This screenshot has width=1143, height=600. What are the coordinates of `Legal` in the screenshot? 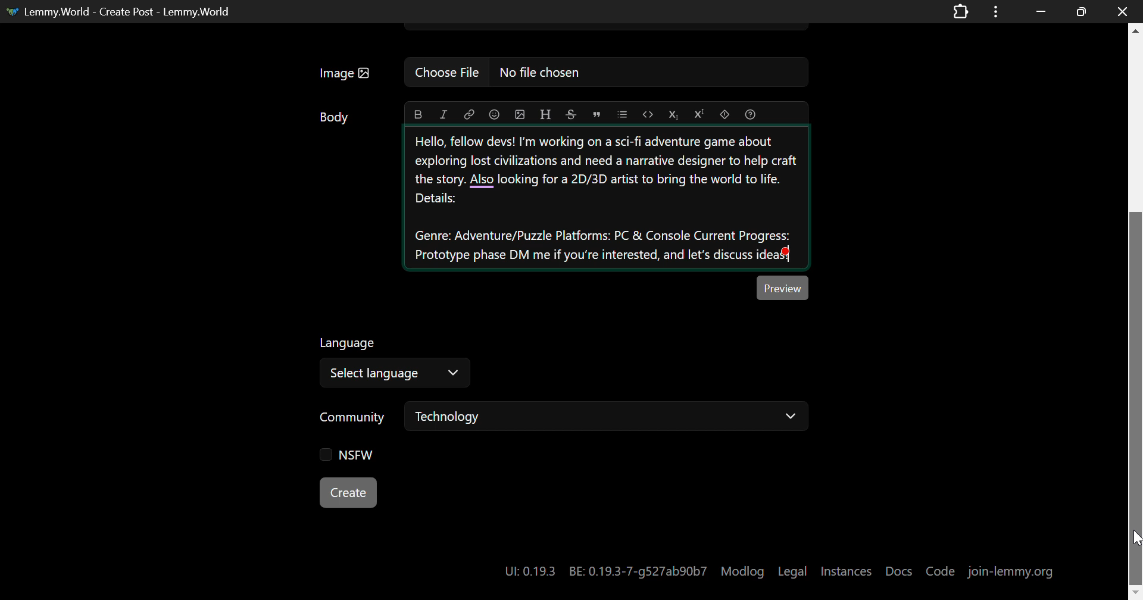 It's located at (794, 568).